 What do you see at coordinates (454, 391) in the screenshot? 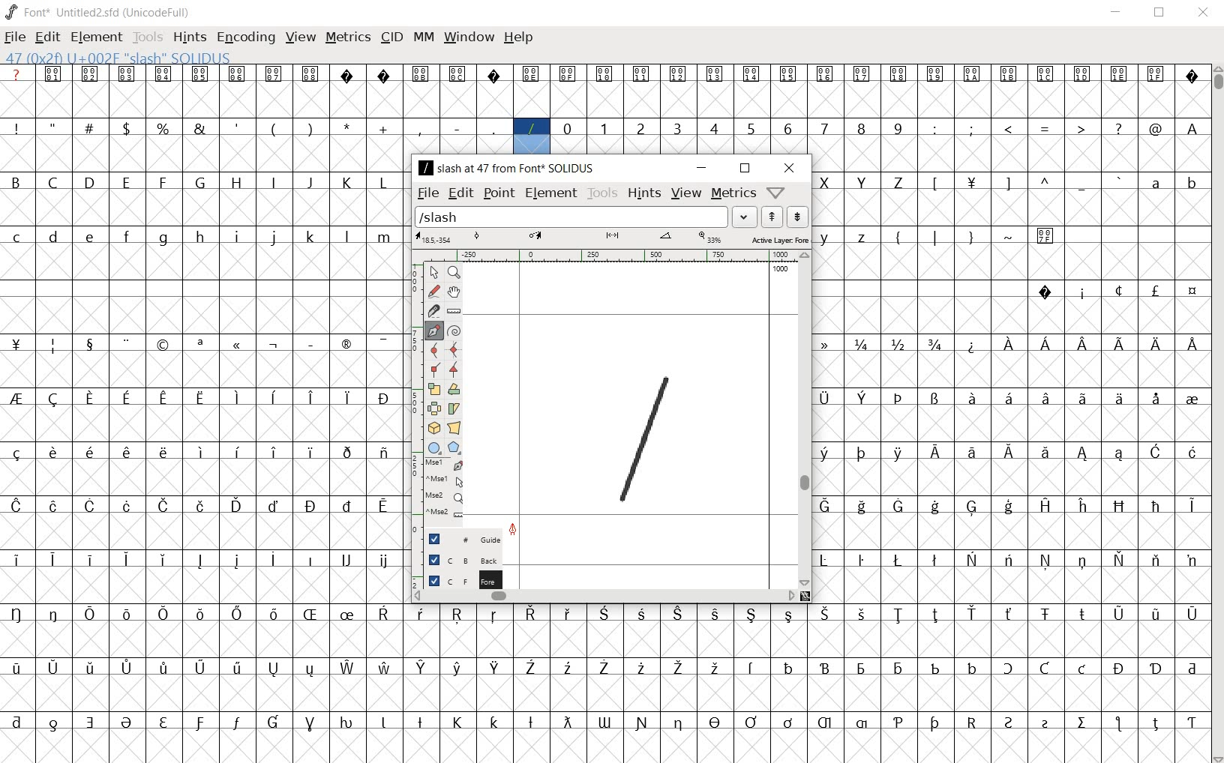
I see `Rotate the selection` at bounding box center [454, 391].